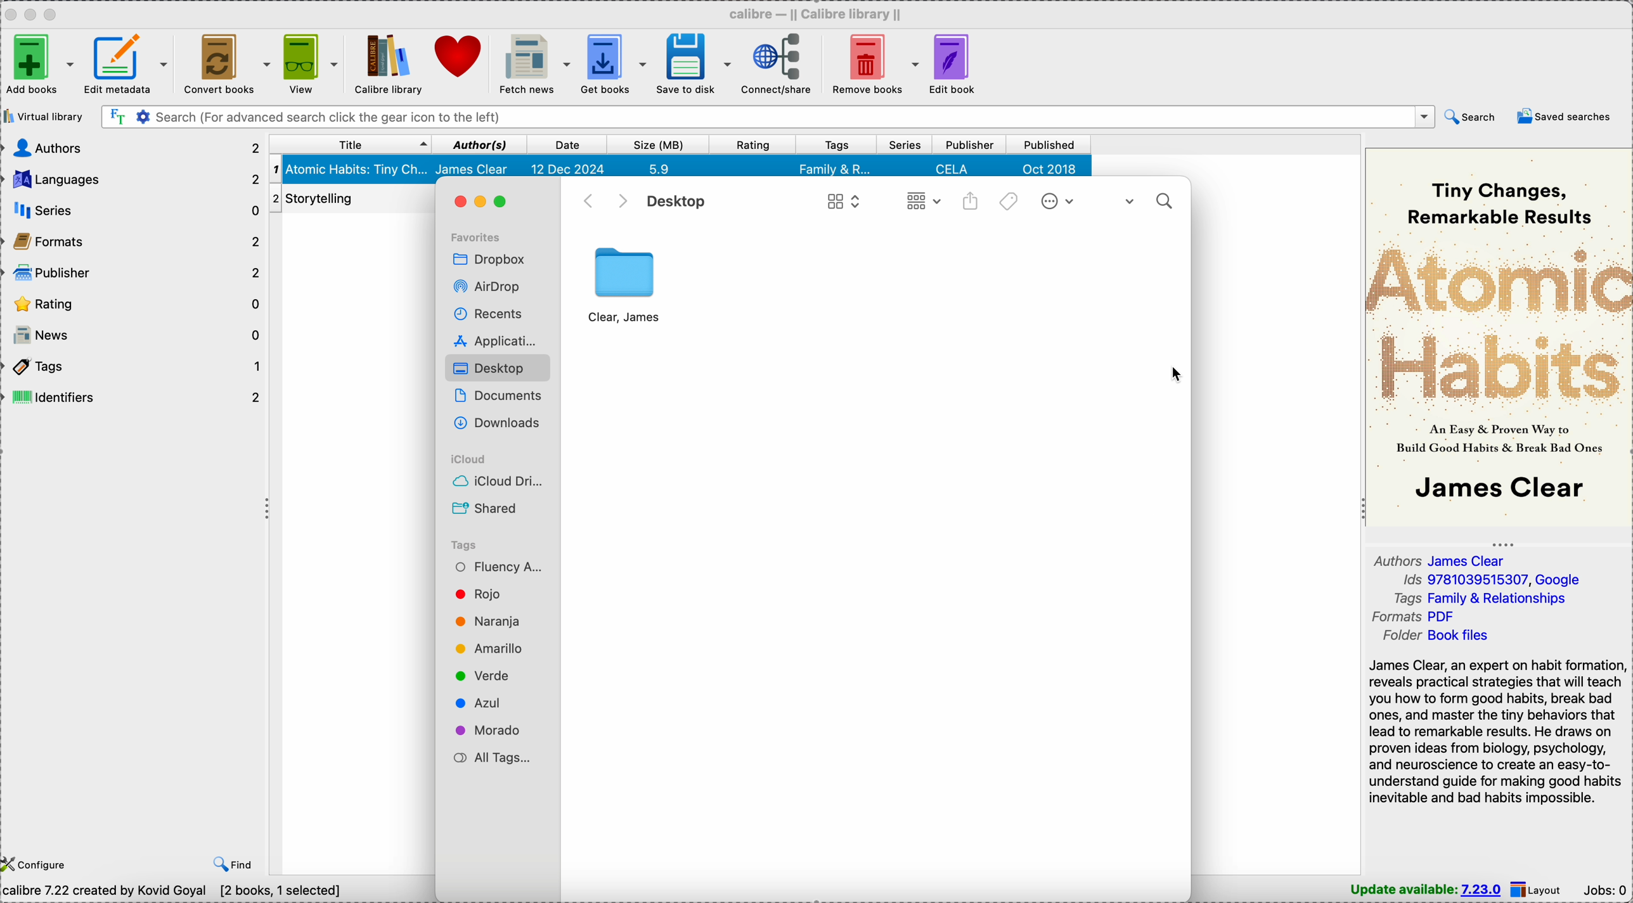 The width and height of the screenshot is (1633, 903). I want to click on Jobs: 0, so click(1604, 888).